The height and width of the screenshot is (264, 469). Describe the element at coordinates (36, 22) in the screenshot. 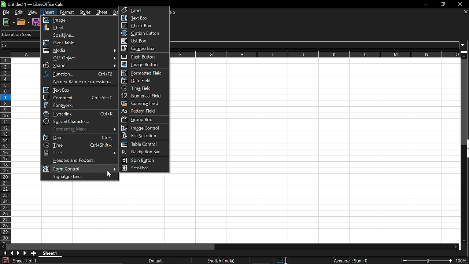

I see `Save` at that location.